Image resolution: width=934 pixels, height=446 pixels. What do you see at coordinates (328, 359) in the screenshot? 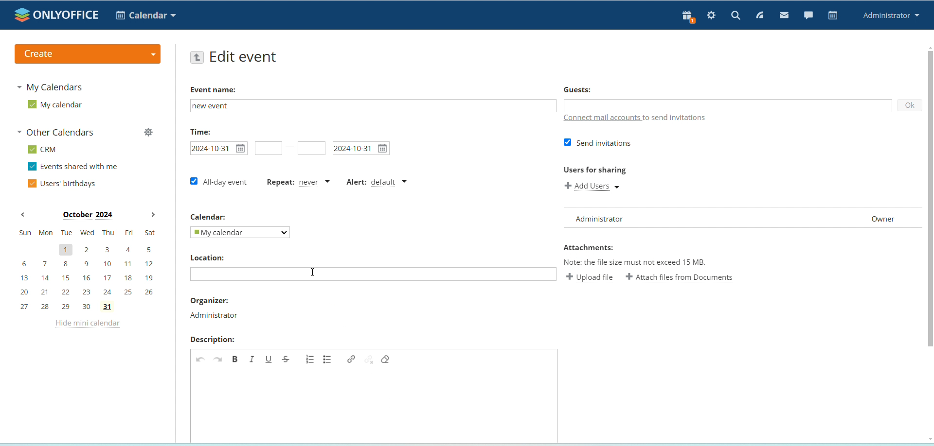
I see `add/remove bulleted list` at bounding box center [328, 359].